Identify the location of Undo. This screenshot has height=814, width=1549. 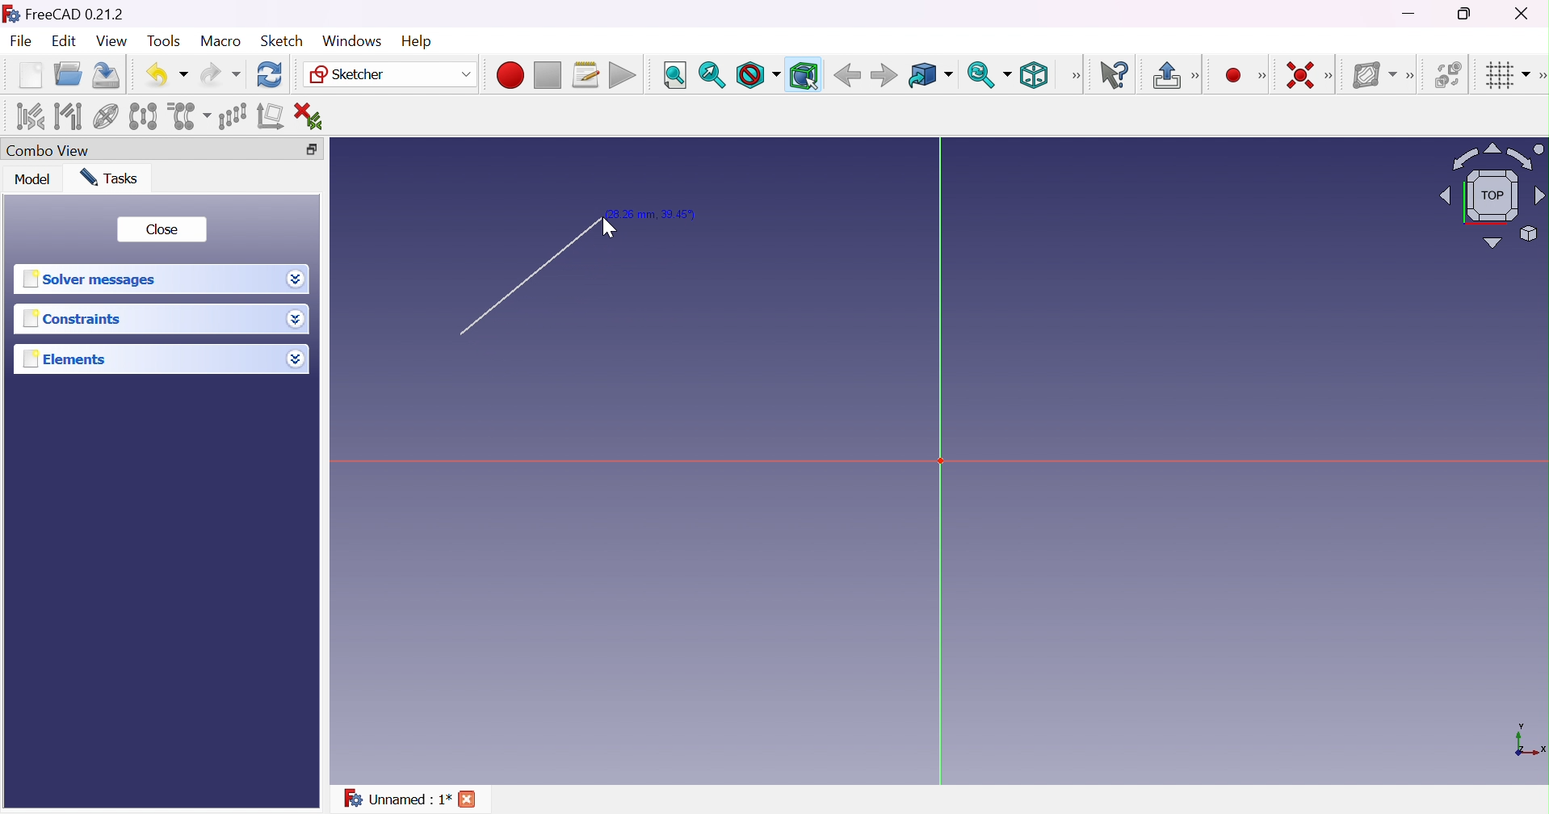
(166, 73).